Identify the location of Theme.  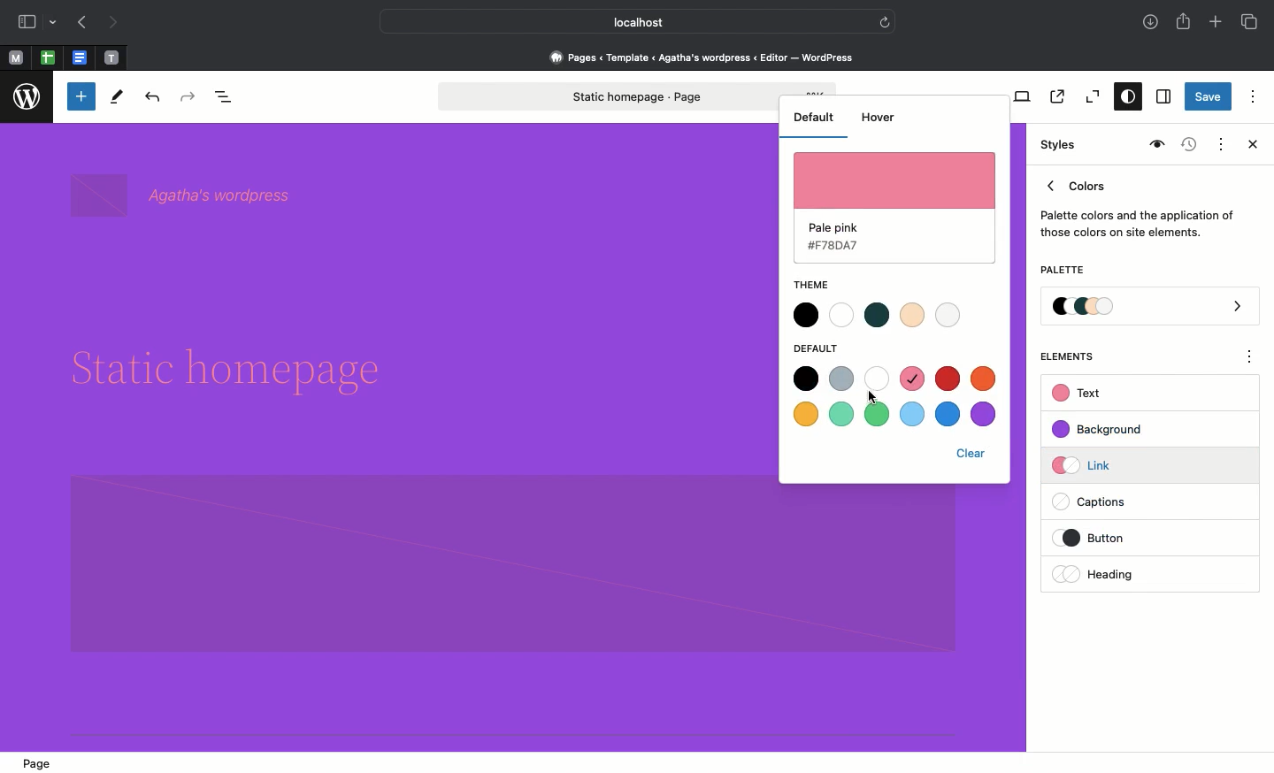
(820, 285).